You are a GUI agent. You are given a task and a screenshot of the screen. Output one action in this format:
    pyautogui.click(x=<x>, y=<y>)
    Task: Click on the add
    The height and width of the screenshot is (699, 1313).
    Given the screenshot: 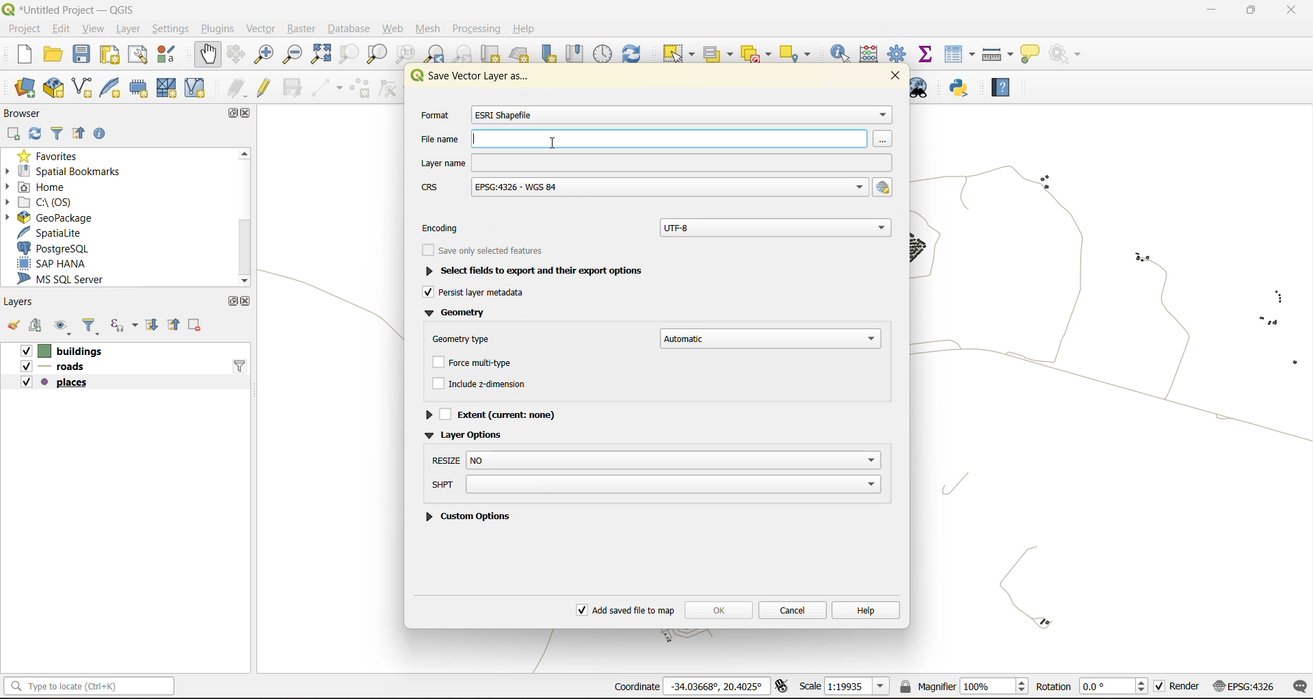 What is the action you would take?
    pyautogui.click(x=40, y=327)
    